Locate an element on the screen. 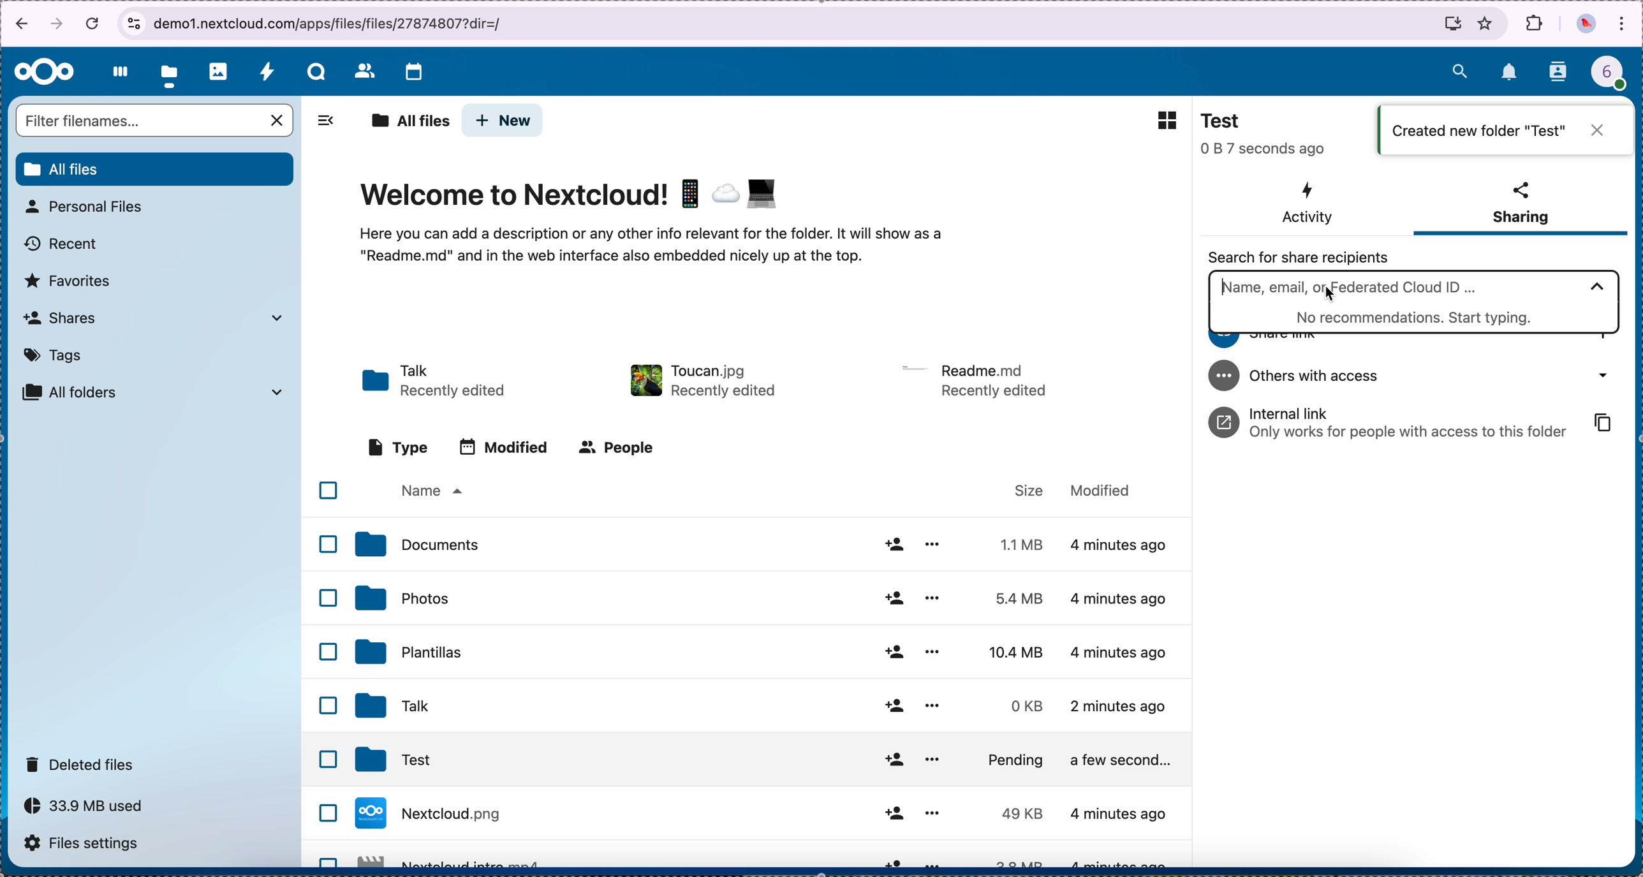 This screenshot has height=877, width=1643. talk is located at coordinates (316, 71).